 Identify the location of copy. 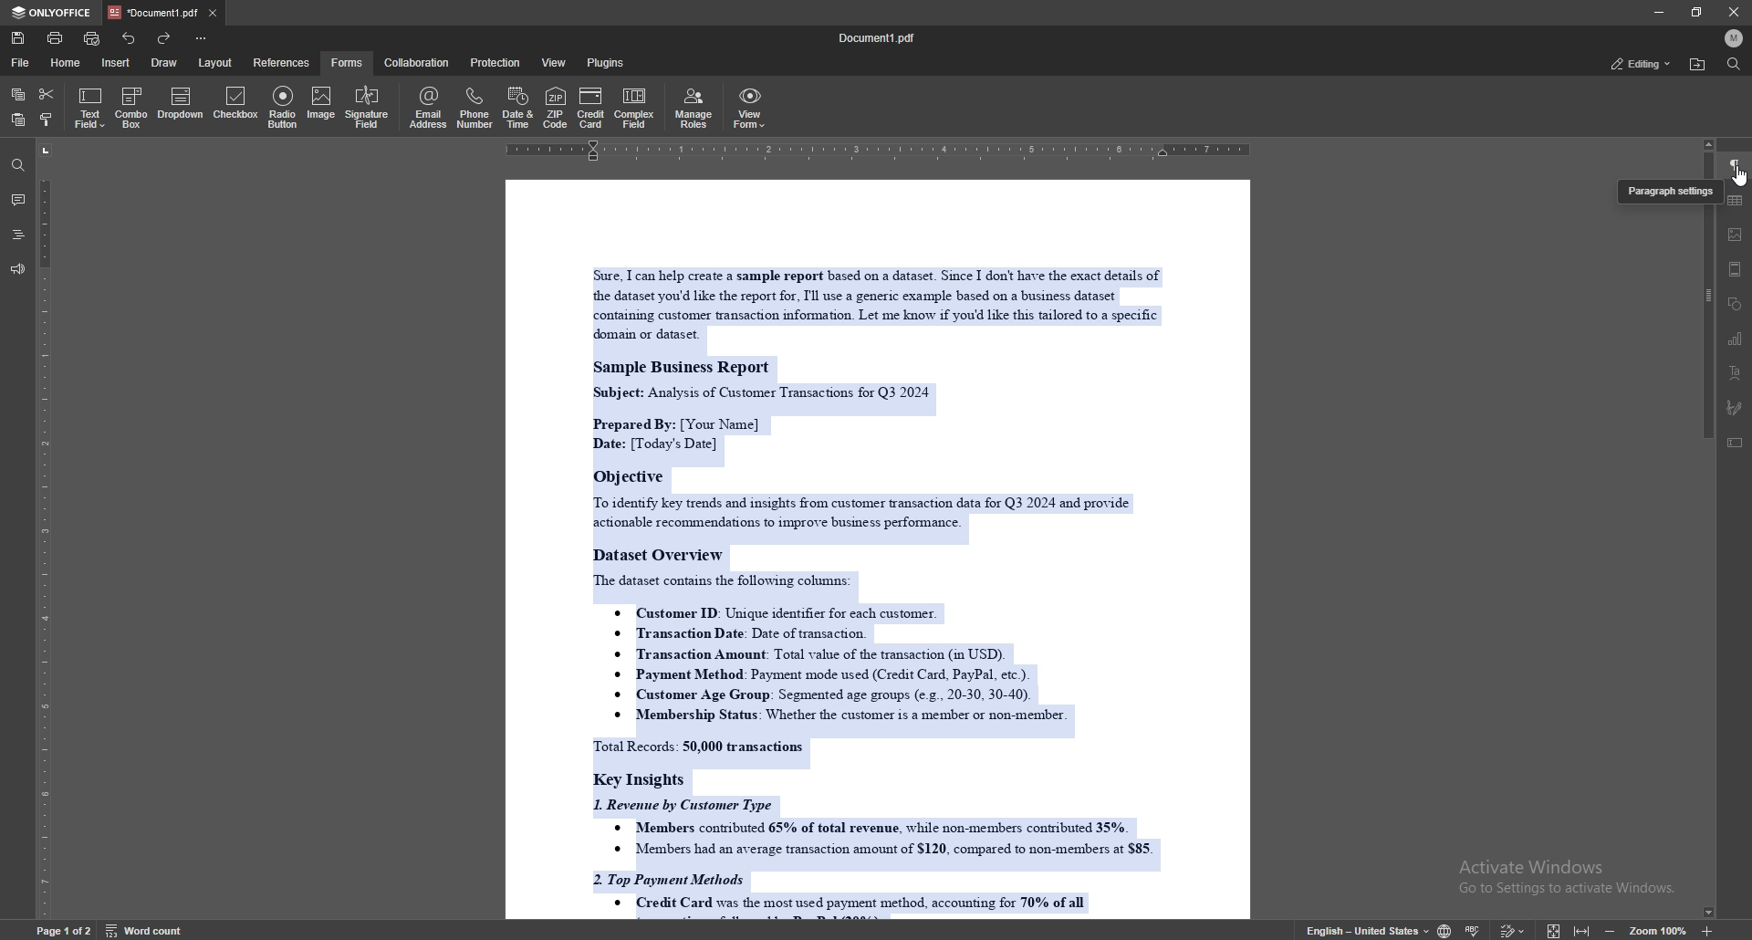
(18, 95).